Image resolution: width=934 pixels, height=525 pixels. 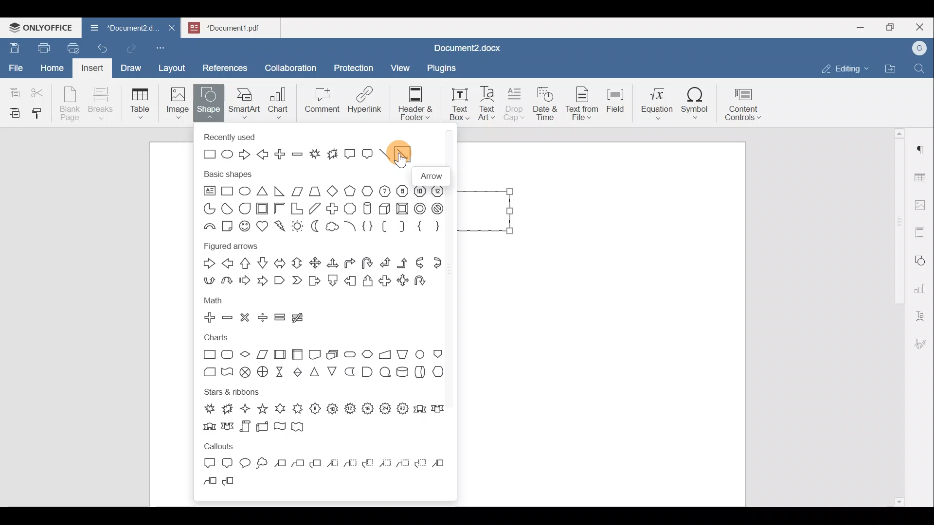 I want to click on Document name, so click(x=119, y=29).